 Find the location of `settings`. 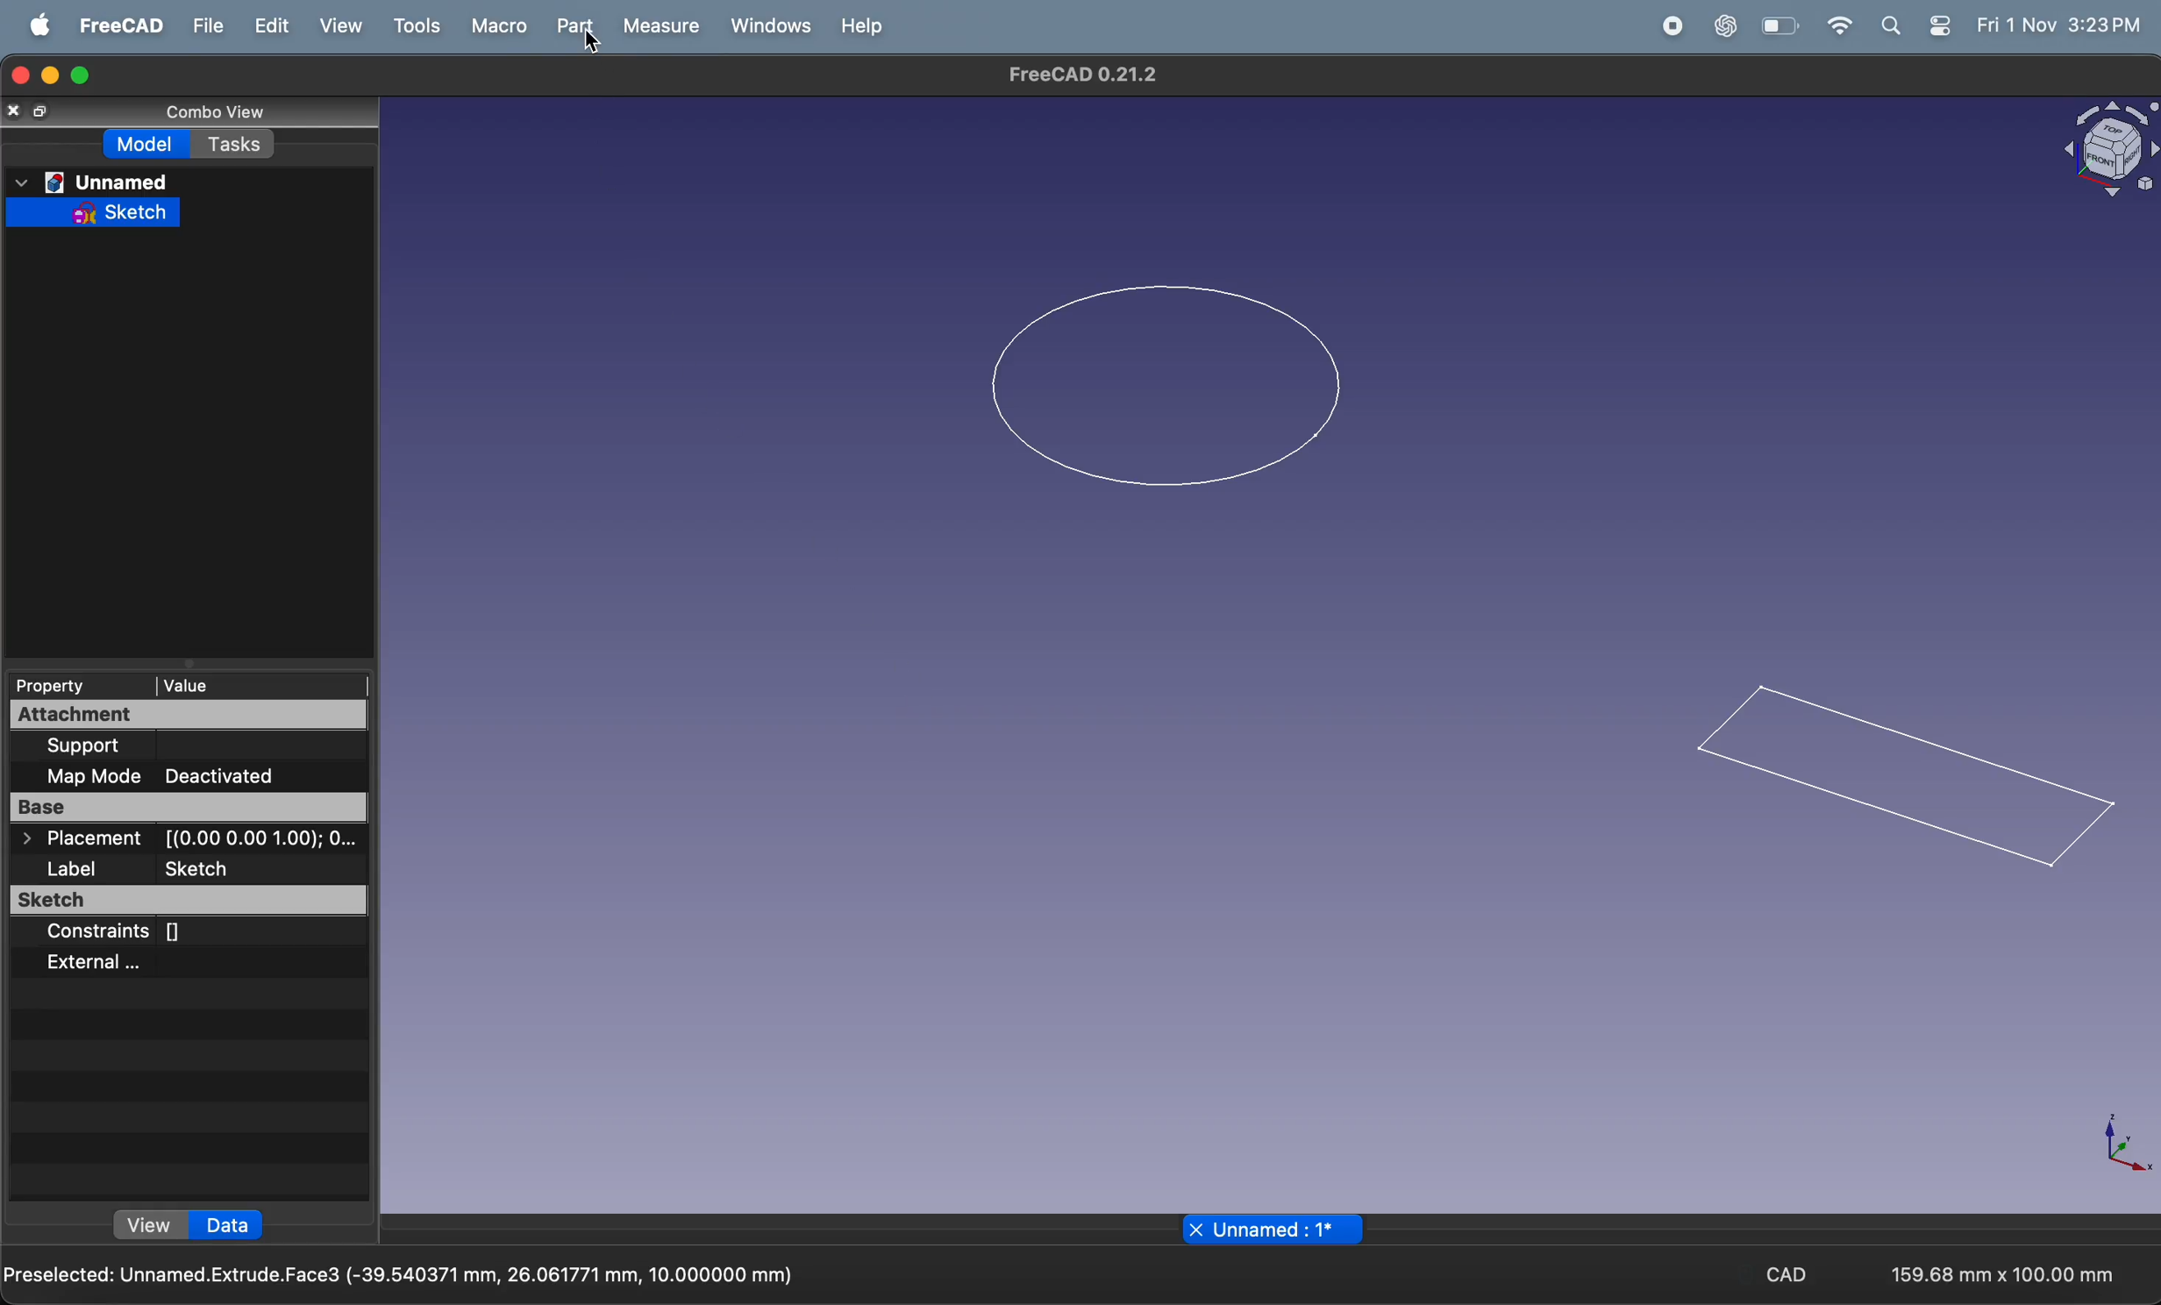

settings is located at coordinates (1942, 26).